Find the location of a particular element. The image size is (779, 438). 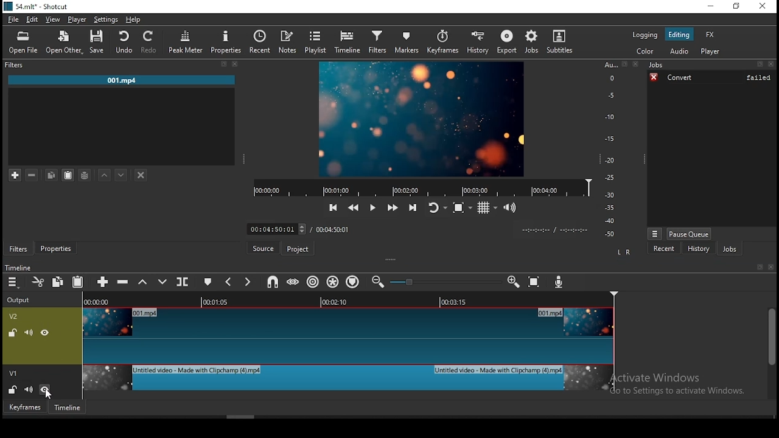

properties is located at coordinates (55, 248).